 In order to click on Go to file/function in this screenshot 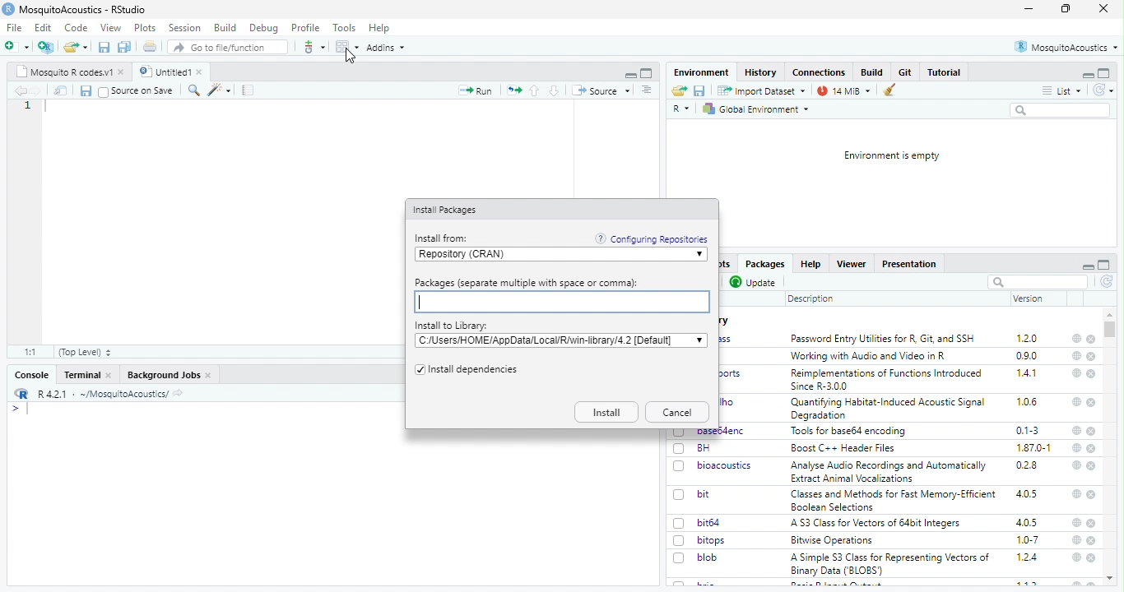, I will do `click(226, 47)`.